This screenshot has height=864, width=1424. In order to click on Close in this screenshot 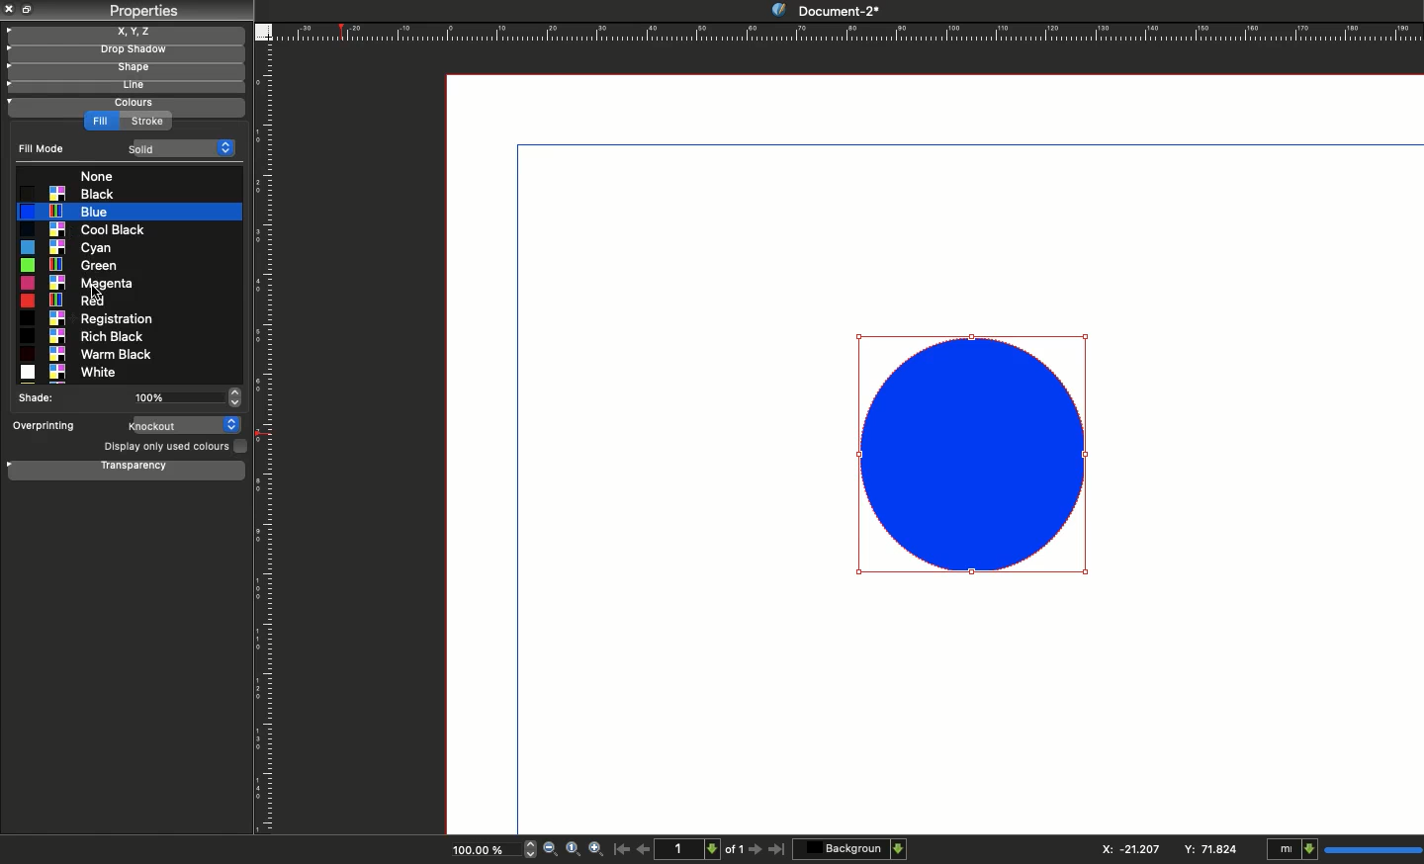, I will do `click(10, 9)`.